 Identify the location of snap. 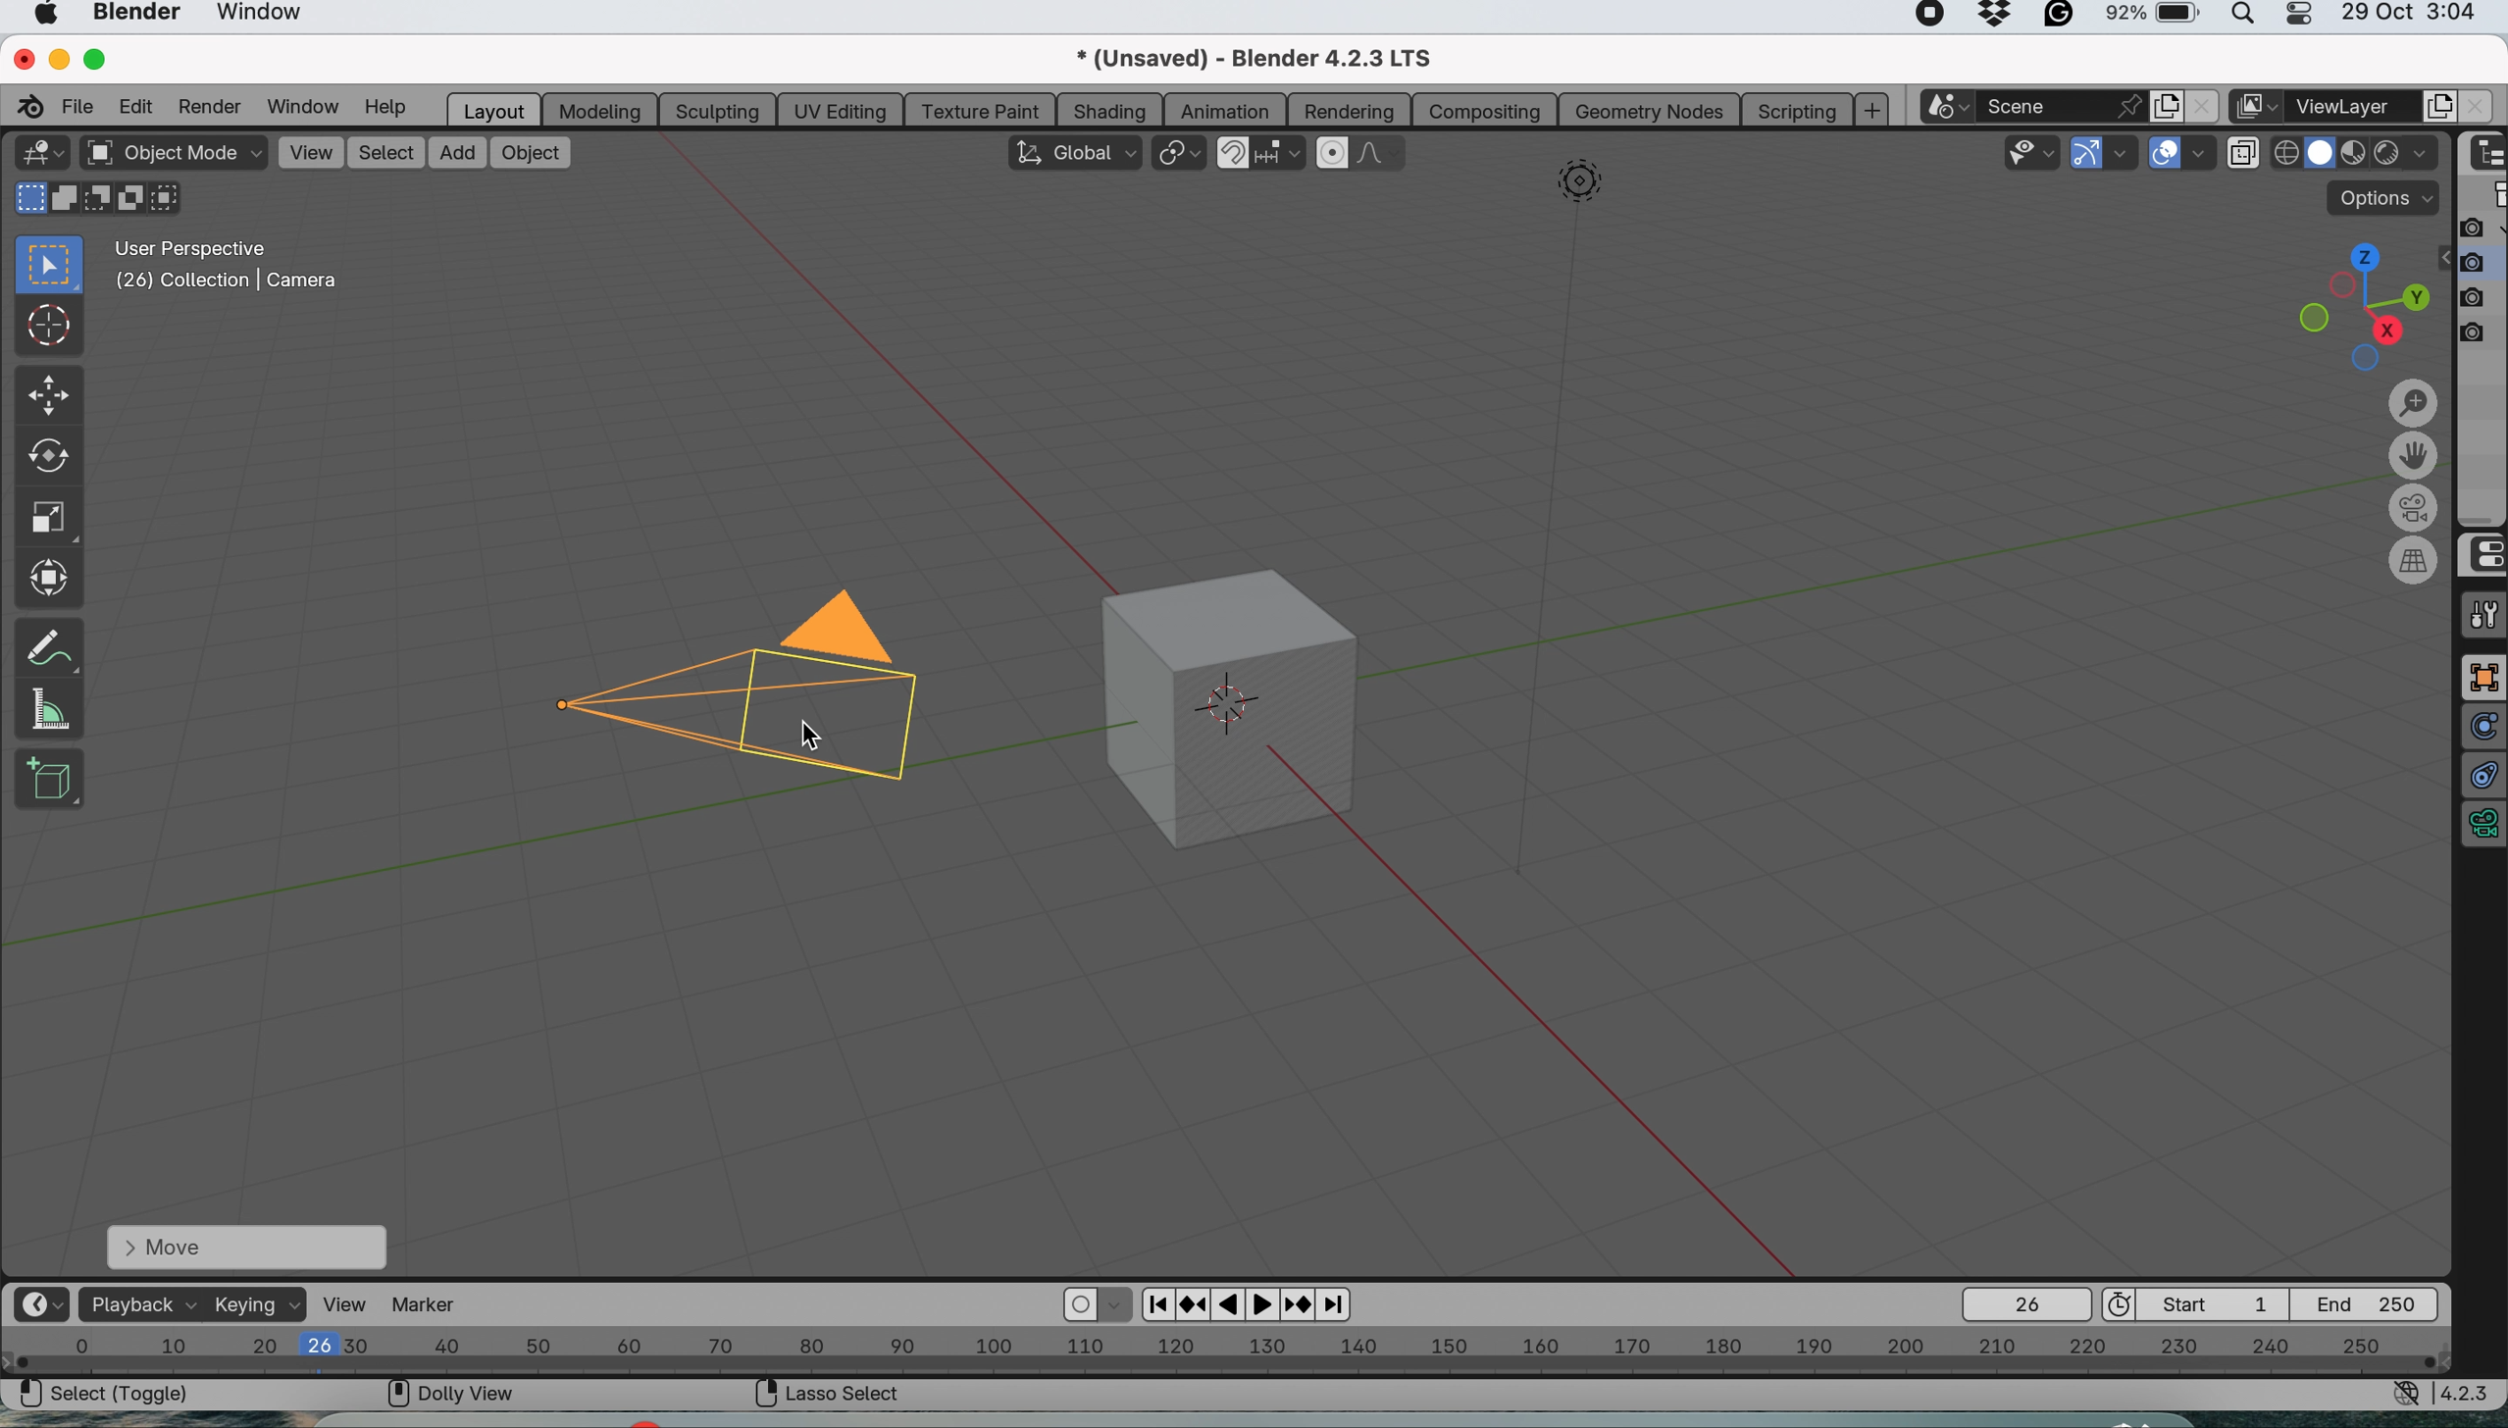
(1233, 150).